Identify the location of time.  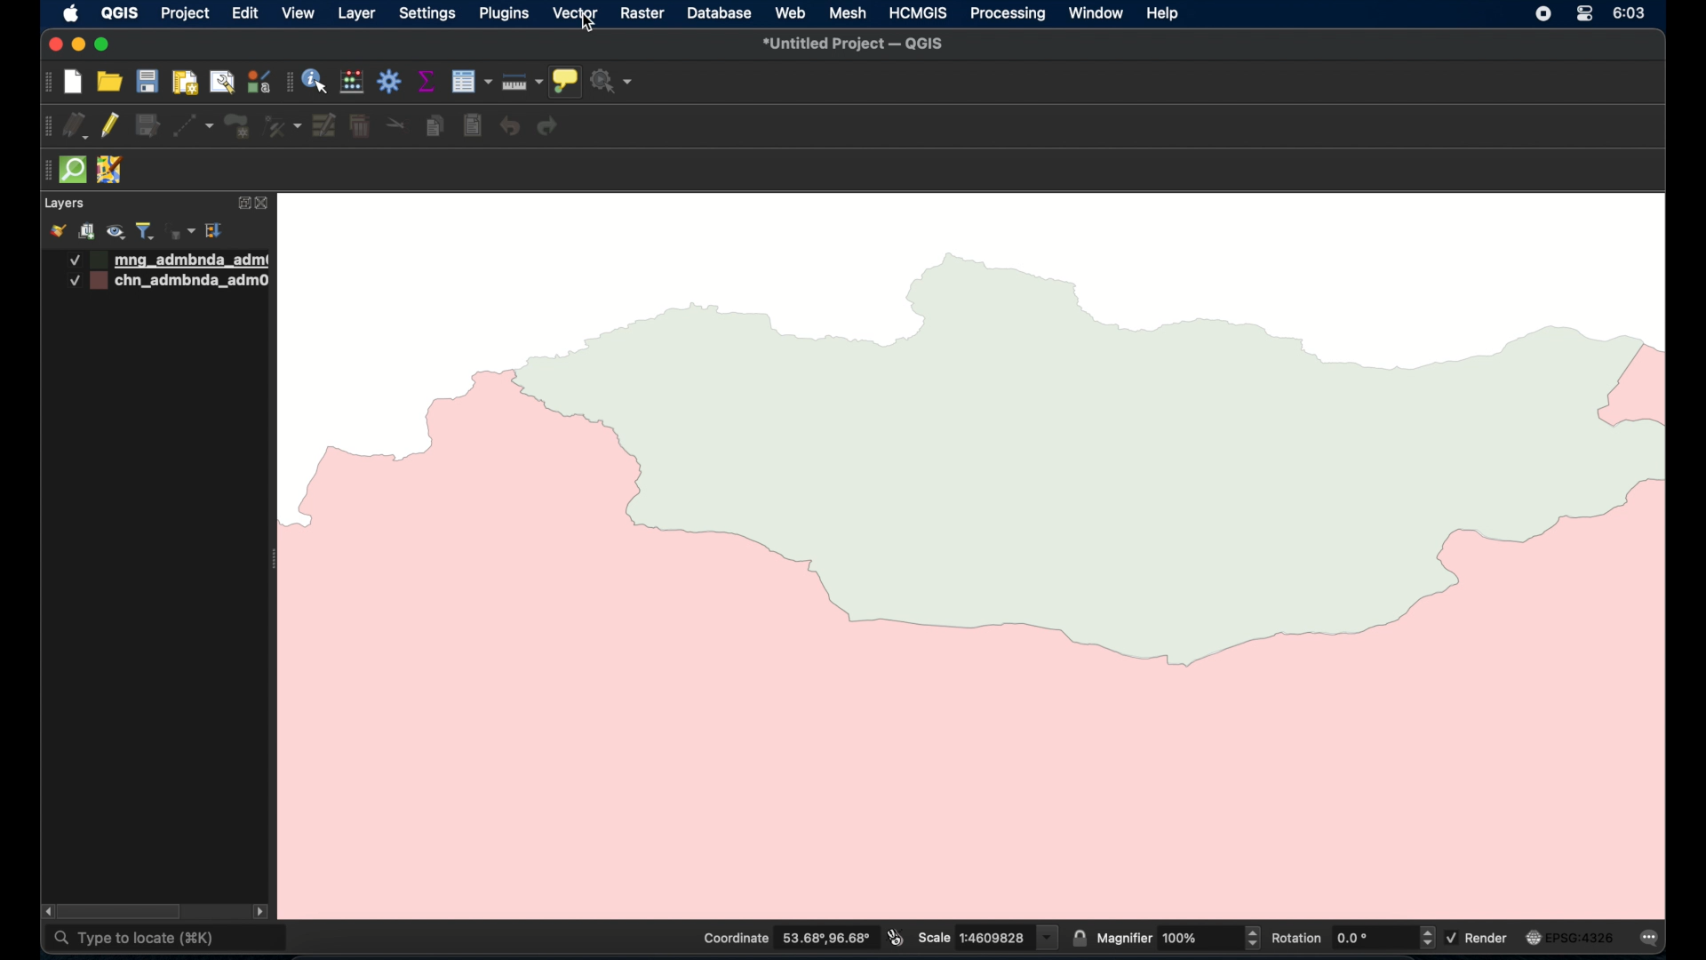
(1631, 13).